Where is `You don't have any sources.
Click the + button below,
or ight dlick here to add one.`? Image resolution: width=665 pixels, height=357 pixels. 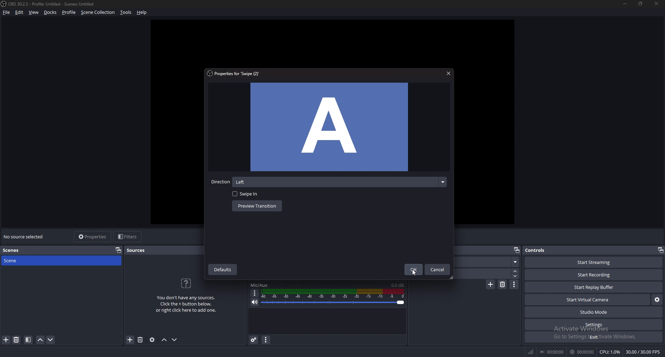
You don't have any sources.
Click the + button below,
or ight dlick here to add one. is located at coordinates (186, 297).